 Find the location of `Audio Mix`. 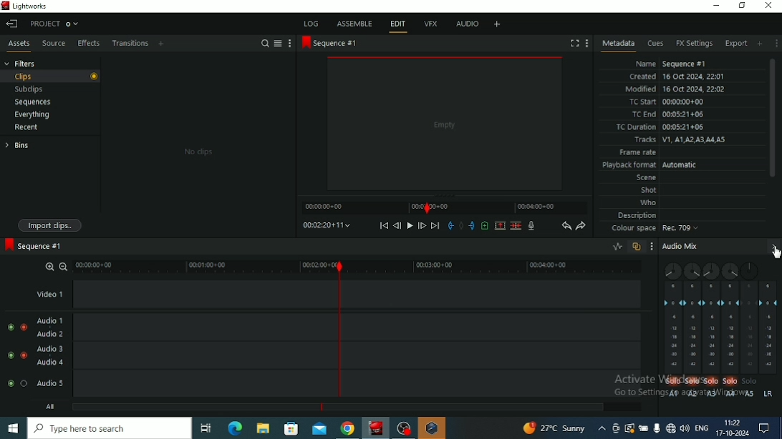

Audio Mix is located at coordinates (722, 247).